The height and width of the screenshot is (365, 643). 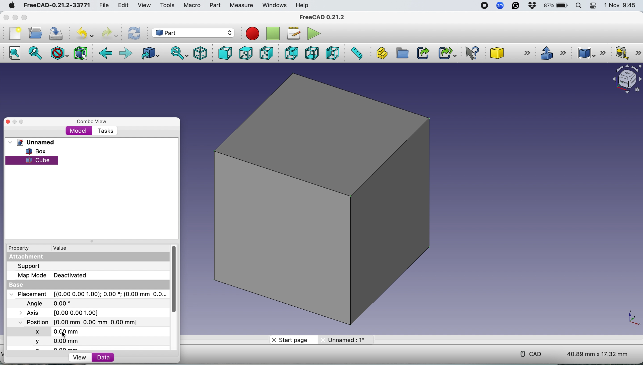 I want to click on Forward, so click(x=126, y=54).